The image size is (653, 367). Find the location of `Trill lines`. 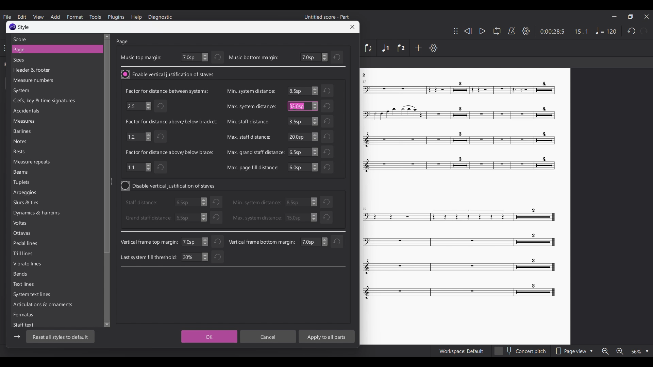

Trill lines is located at coordinates (36, 254).